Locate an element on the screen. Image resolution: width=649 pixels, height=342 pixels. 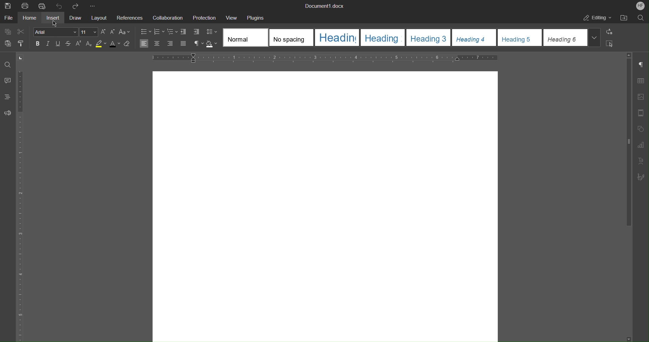
Heading 5 is located at coordinates (520, 38).